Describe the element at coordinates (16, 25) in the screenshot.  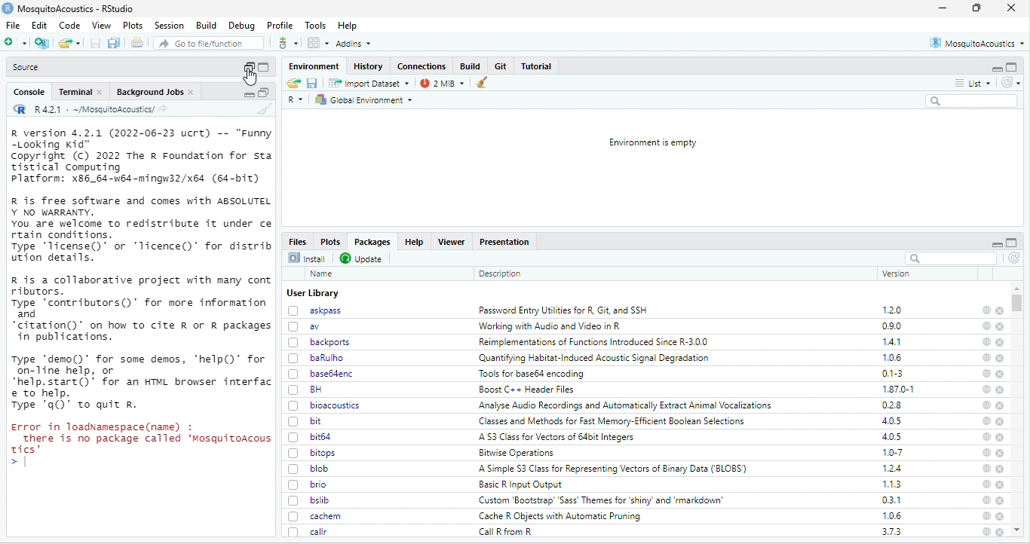
I see `File` at that location.